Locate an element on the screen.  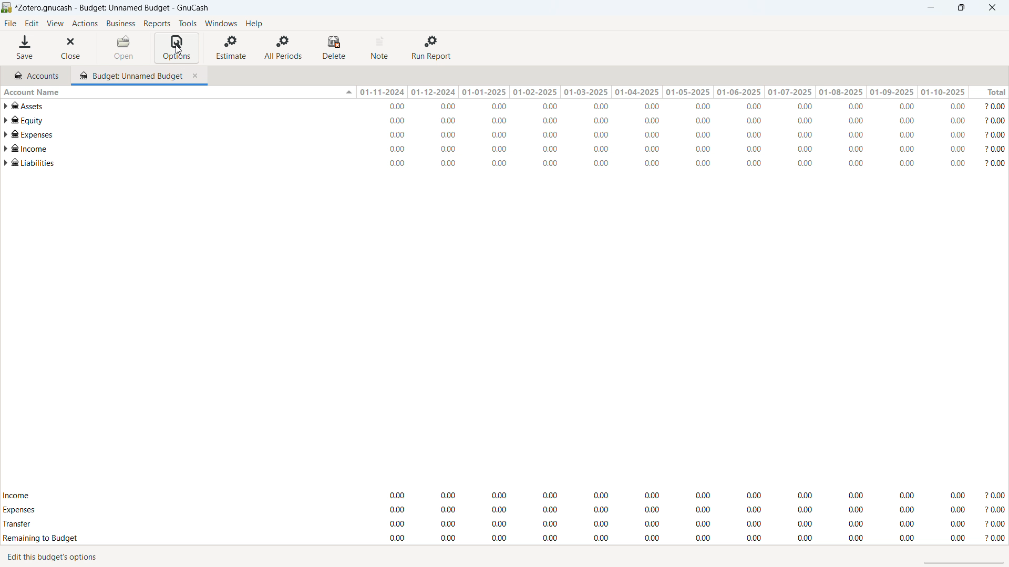
close is located at coordinates (992, 7).